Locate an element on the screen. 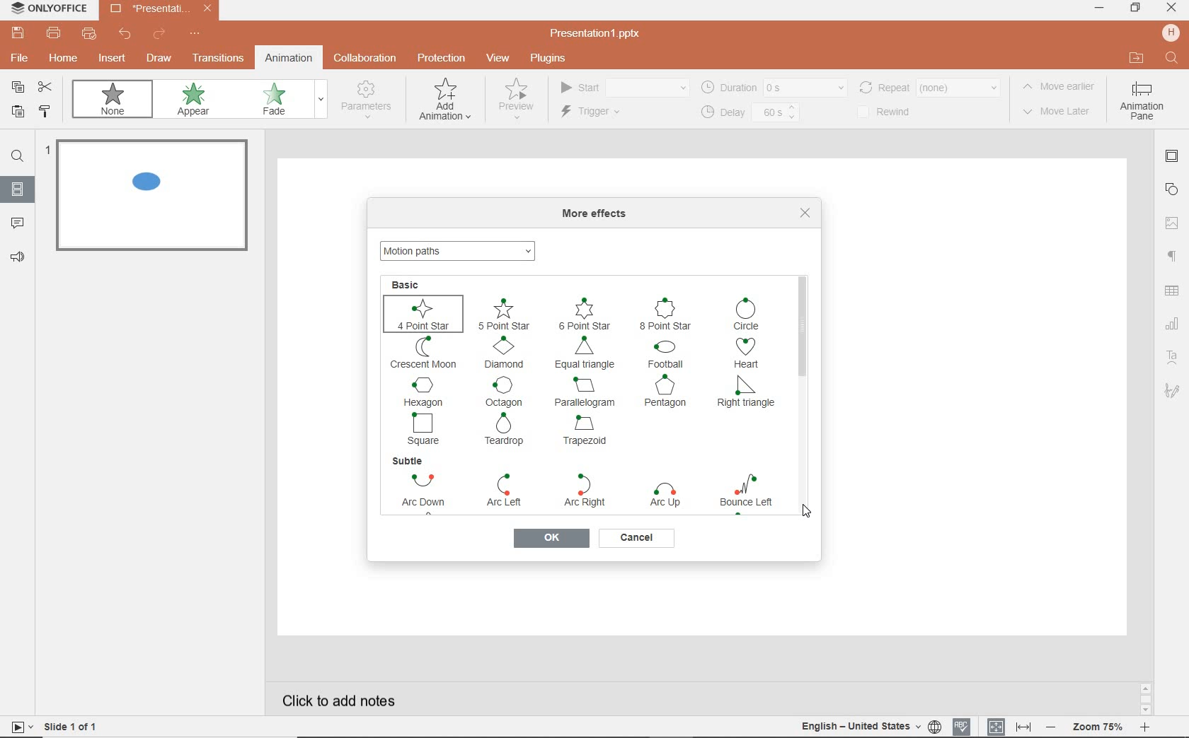 This screenshot has width=1189, height=738. preview is located at coordinates (515, 102).